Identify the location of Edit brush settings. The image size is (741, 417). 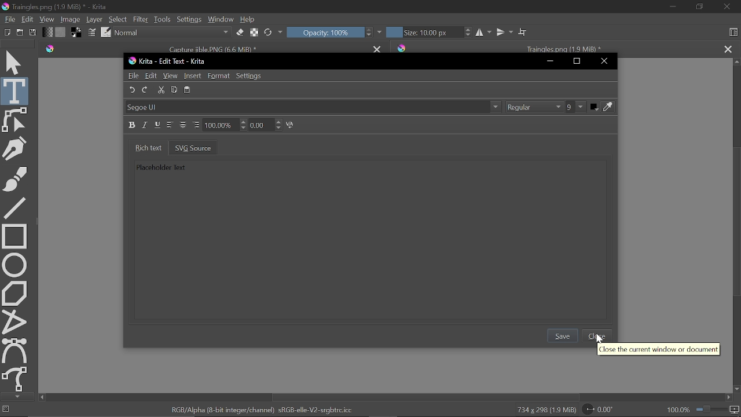
(254, 32).